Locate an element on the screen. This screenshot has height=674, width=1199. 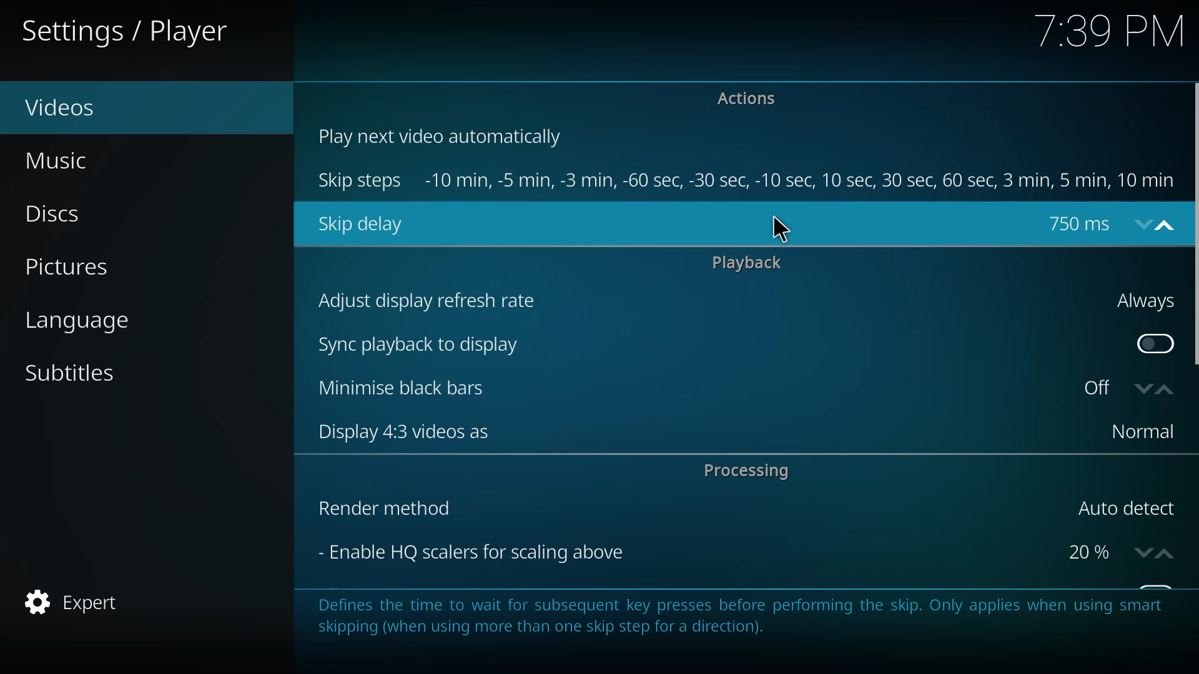
pictures is located at coordinates (66, 268).